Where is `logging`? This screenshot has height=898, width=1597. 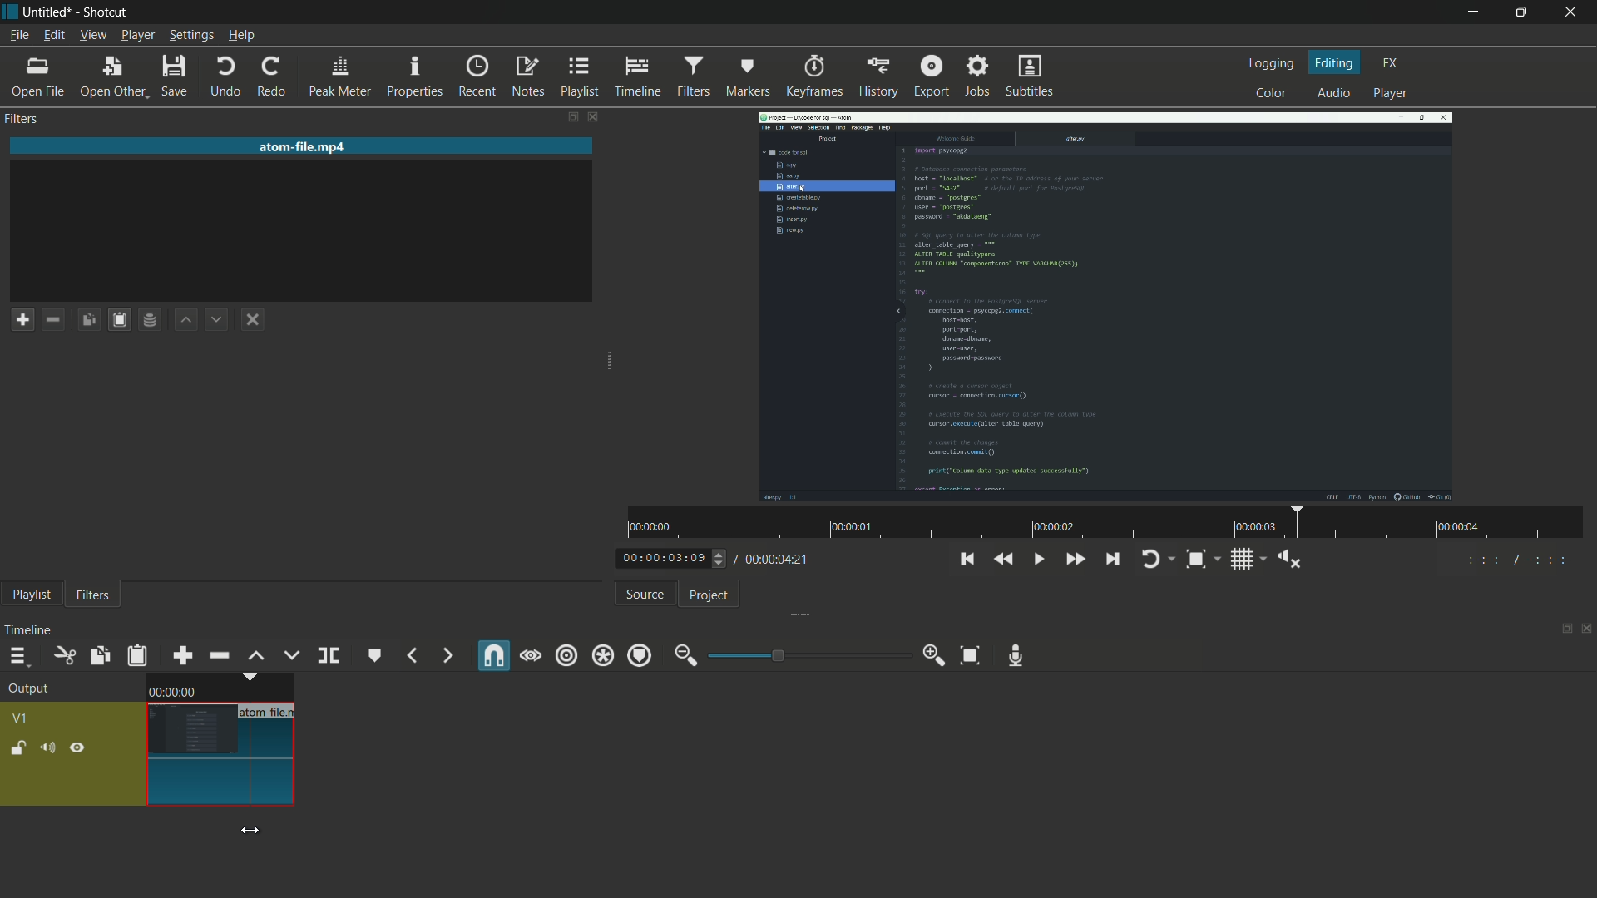 logging is located at coordinates (1272, 62).